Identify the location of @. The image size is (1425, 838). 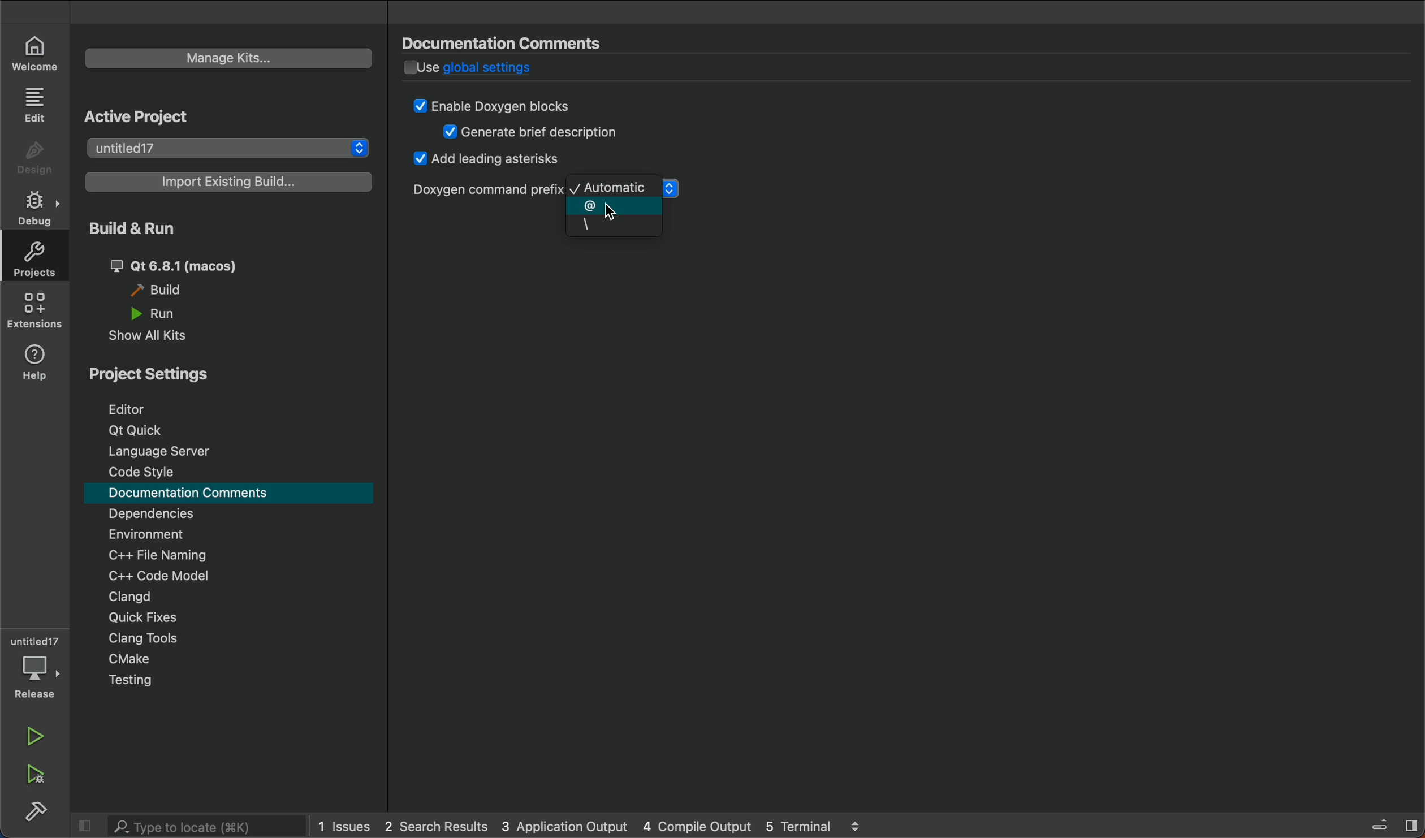
(615, 207).